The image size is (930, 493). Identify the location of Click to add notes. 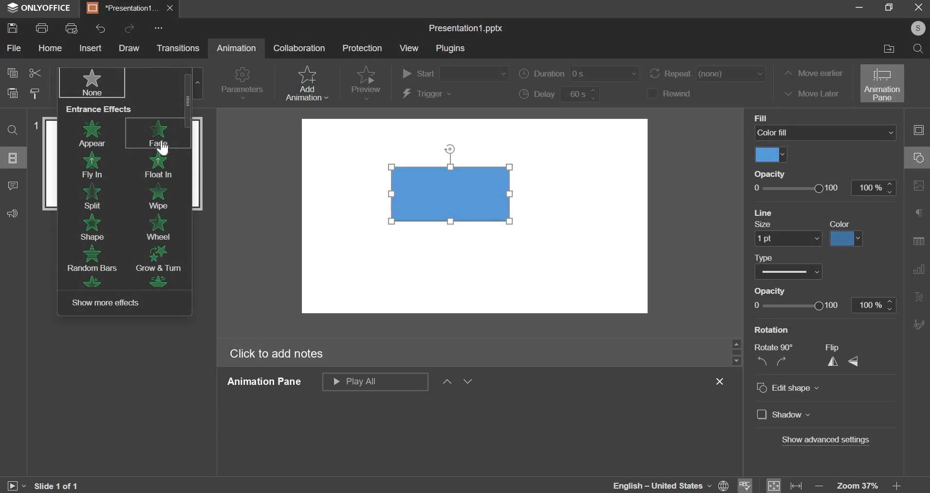
(278, 354).